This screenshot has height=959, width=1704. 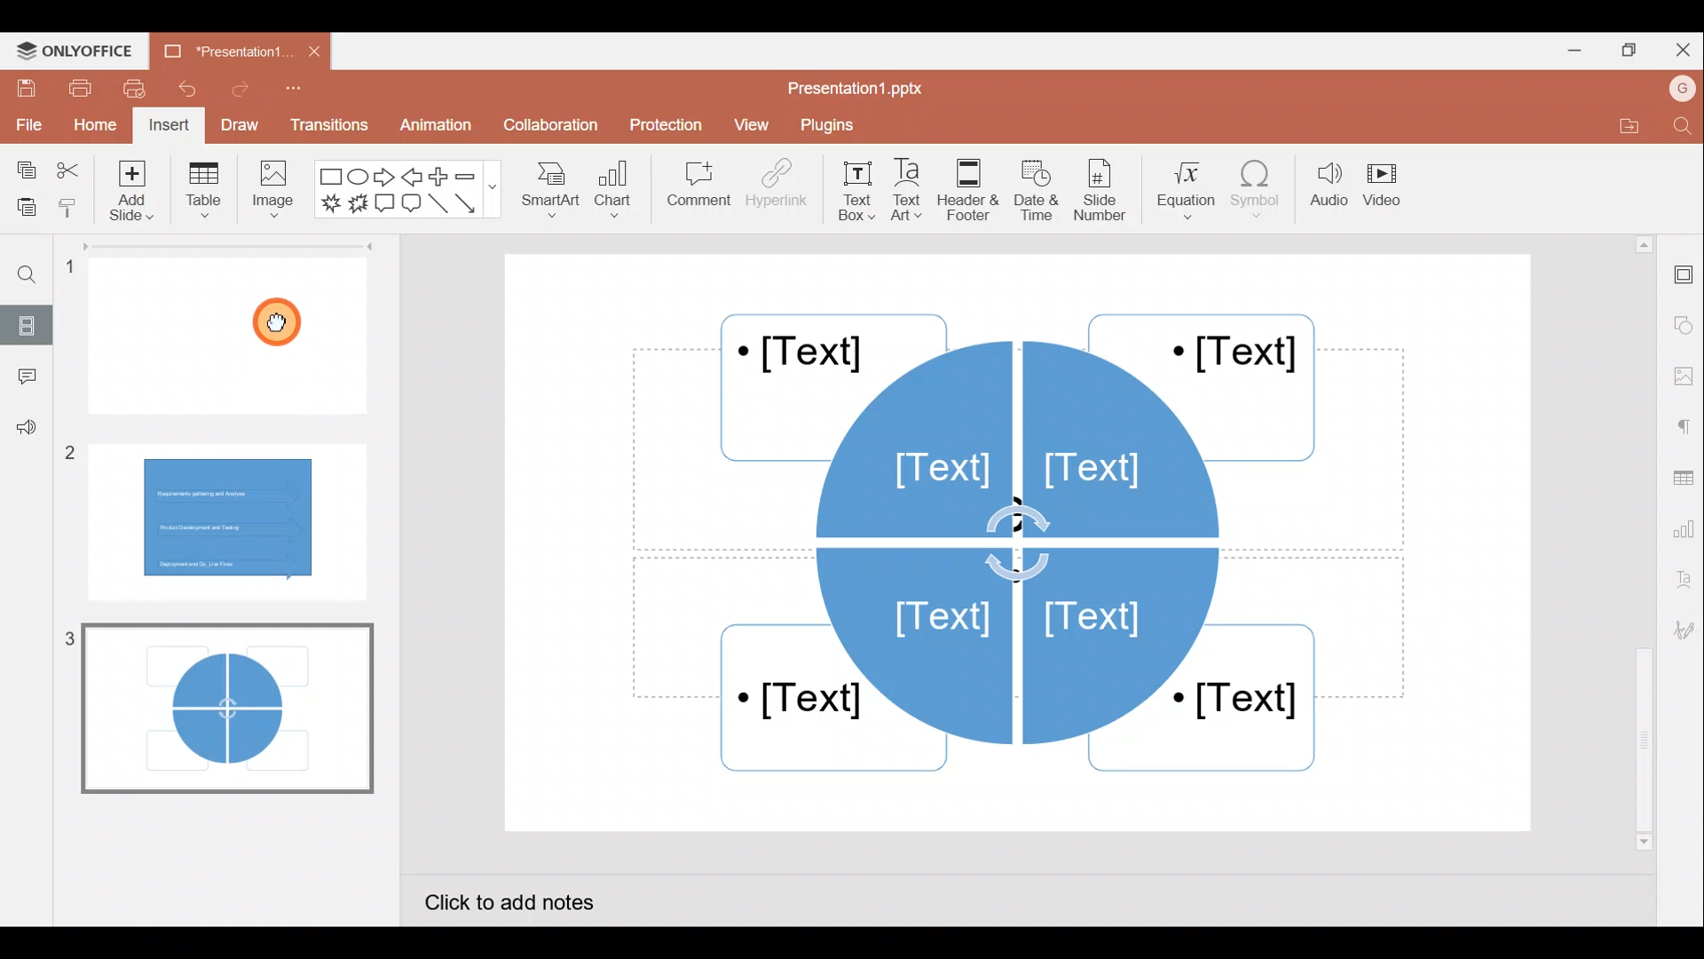 What do you see at coordinates (128, 194) in the screenshot?
I see `Add slide` at bounding box center [128, 194].